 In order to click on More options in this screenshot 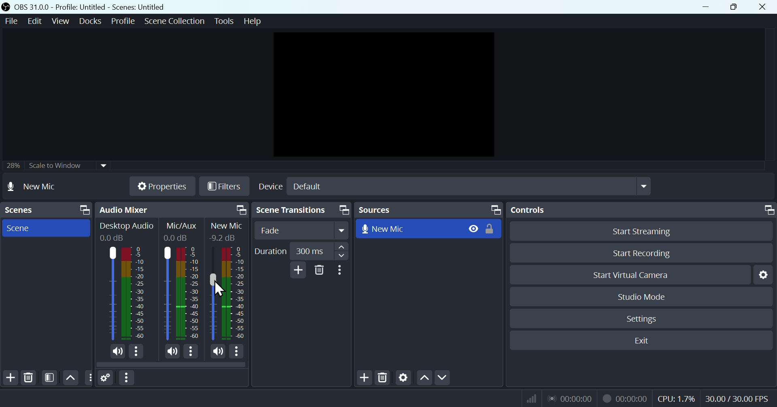, I will do `click(237, 352)`.